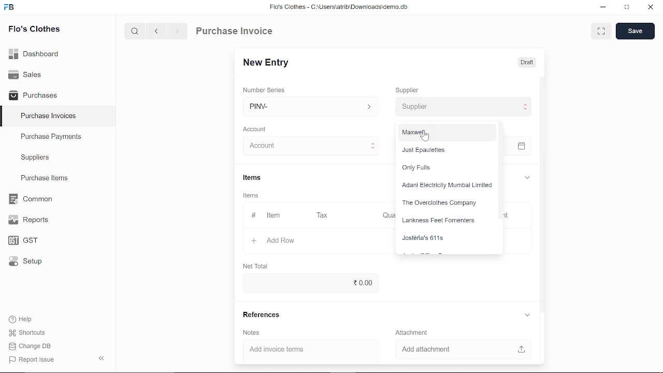 The image size is (663, 373). Describe the element at coordinates (444, 239) in the screenshot. I see `Josféfia's 611s.` at that location.